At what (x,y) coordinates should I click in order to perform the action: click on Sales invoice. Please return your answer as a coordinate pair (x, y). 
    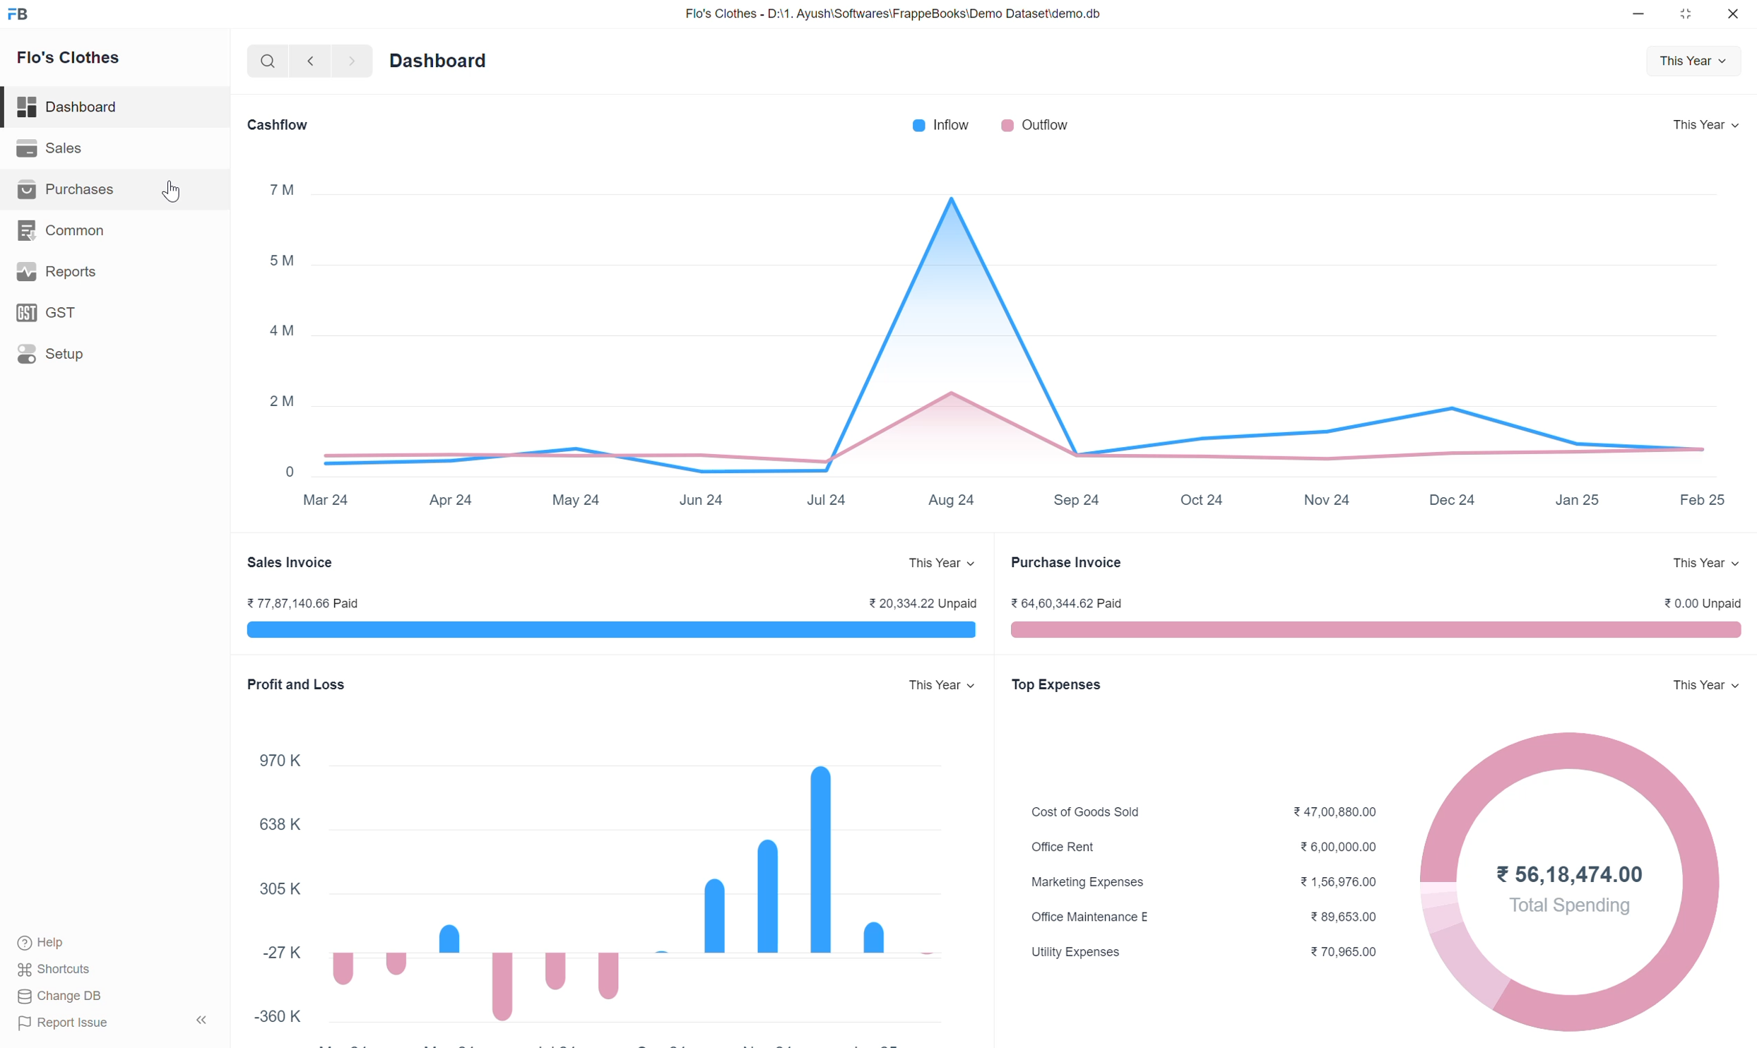
    Looking at the image, I should click on (290, 563).